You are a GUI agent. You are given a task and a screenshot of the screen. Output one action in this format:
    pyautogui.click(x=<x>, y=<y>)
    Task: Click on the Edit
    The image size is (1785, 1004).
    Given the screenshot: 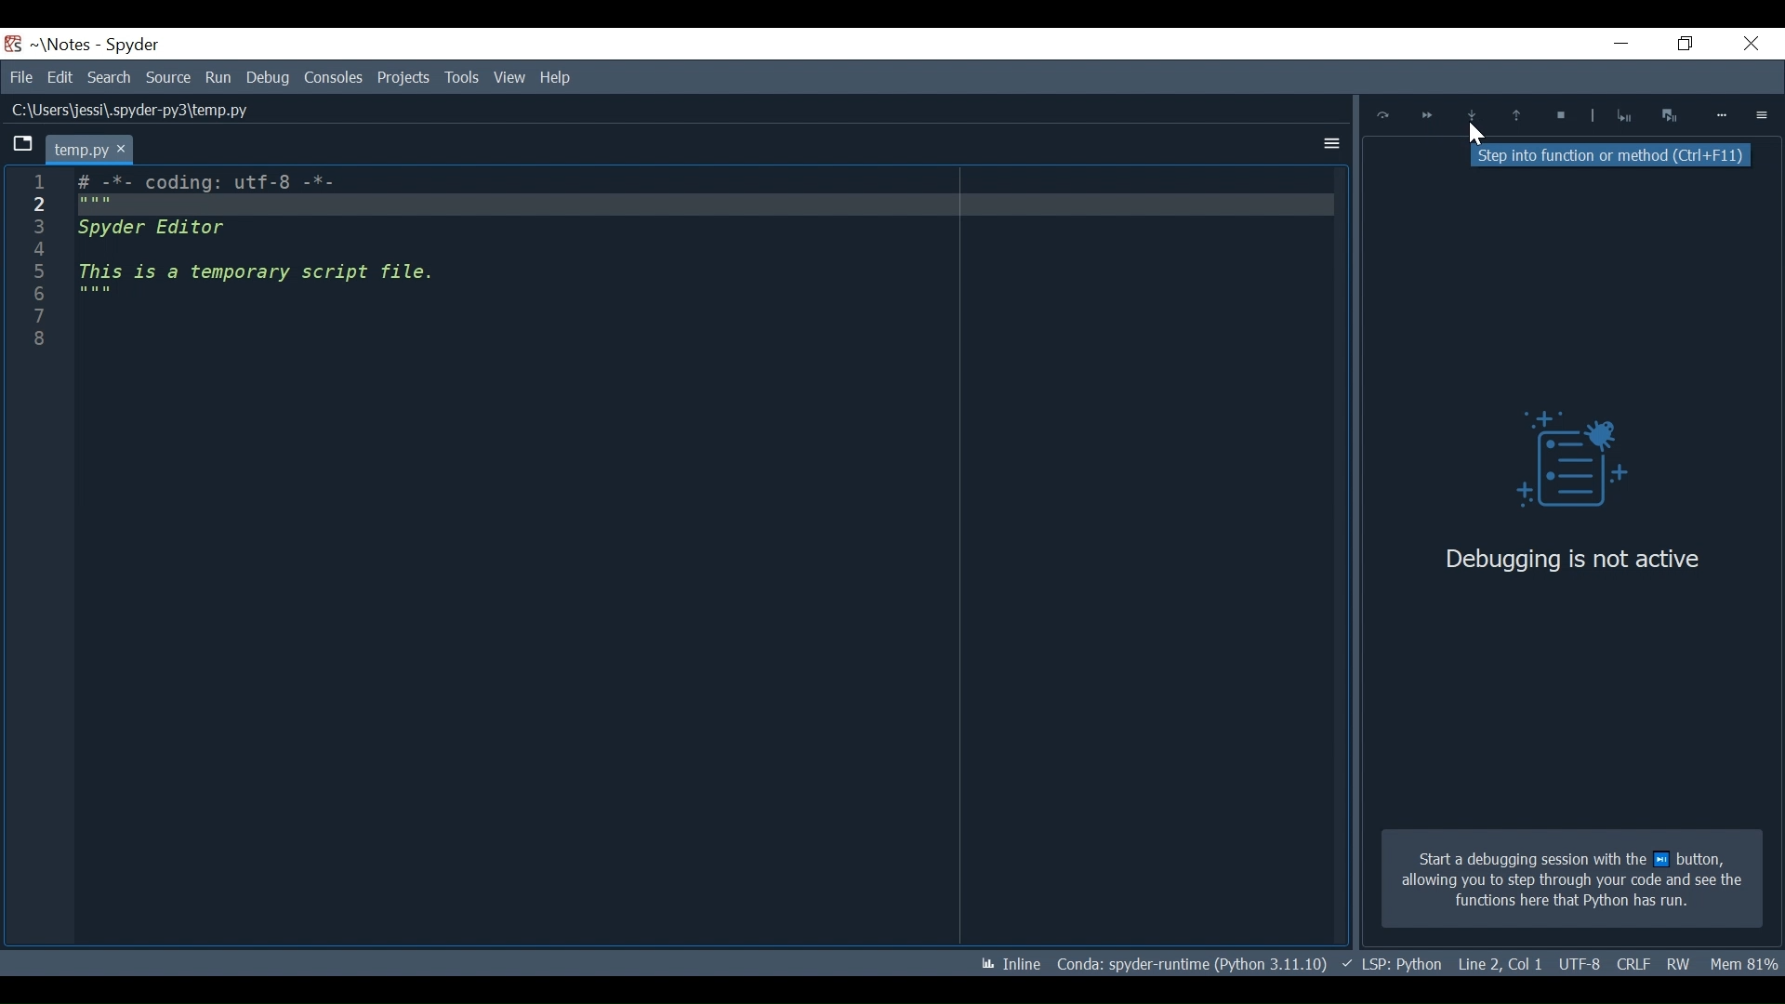 What is the action you would take?
    pyautogui.click(x=59, y=77)
    